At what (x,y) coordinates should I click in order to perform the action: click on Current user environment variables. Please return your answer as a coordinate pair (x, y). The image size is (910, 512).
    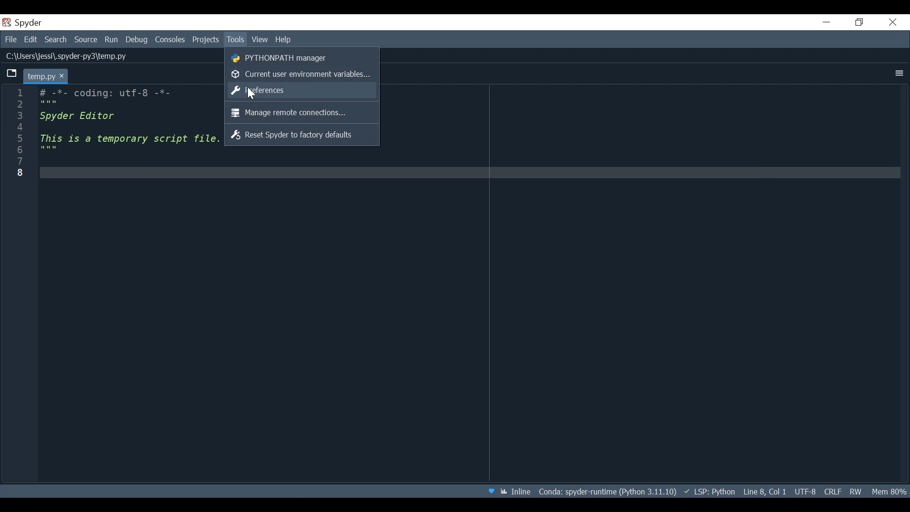
    Looking at the image, I should click on (300, 74).